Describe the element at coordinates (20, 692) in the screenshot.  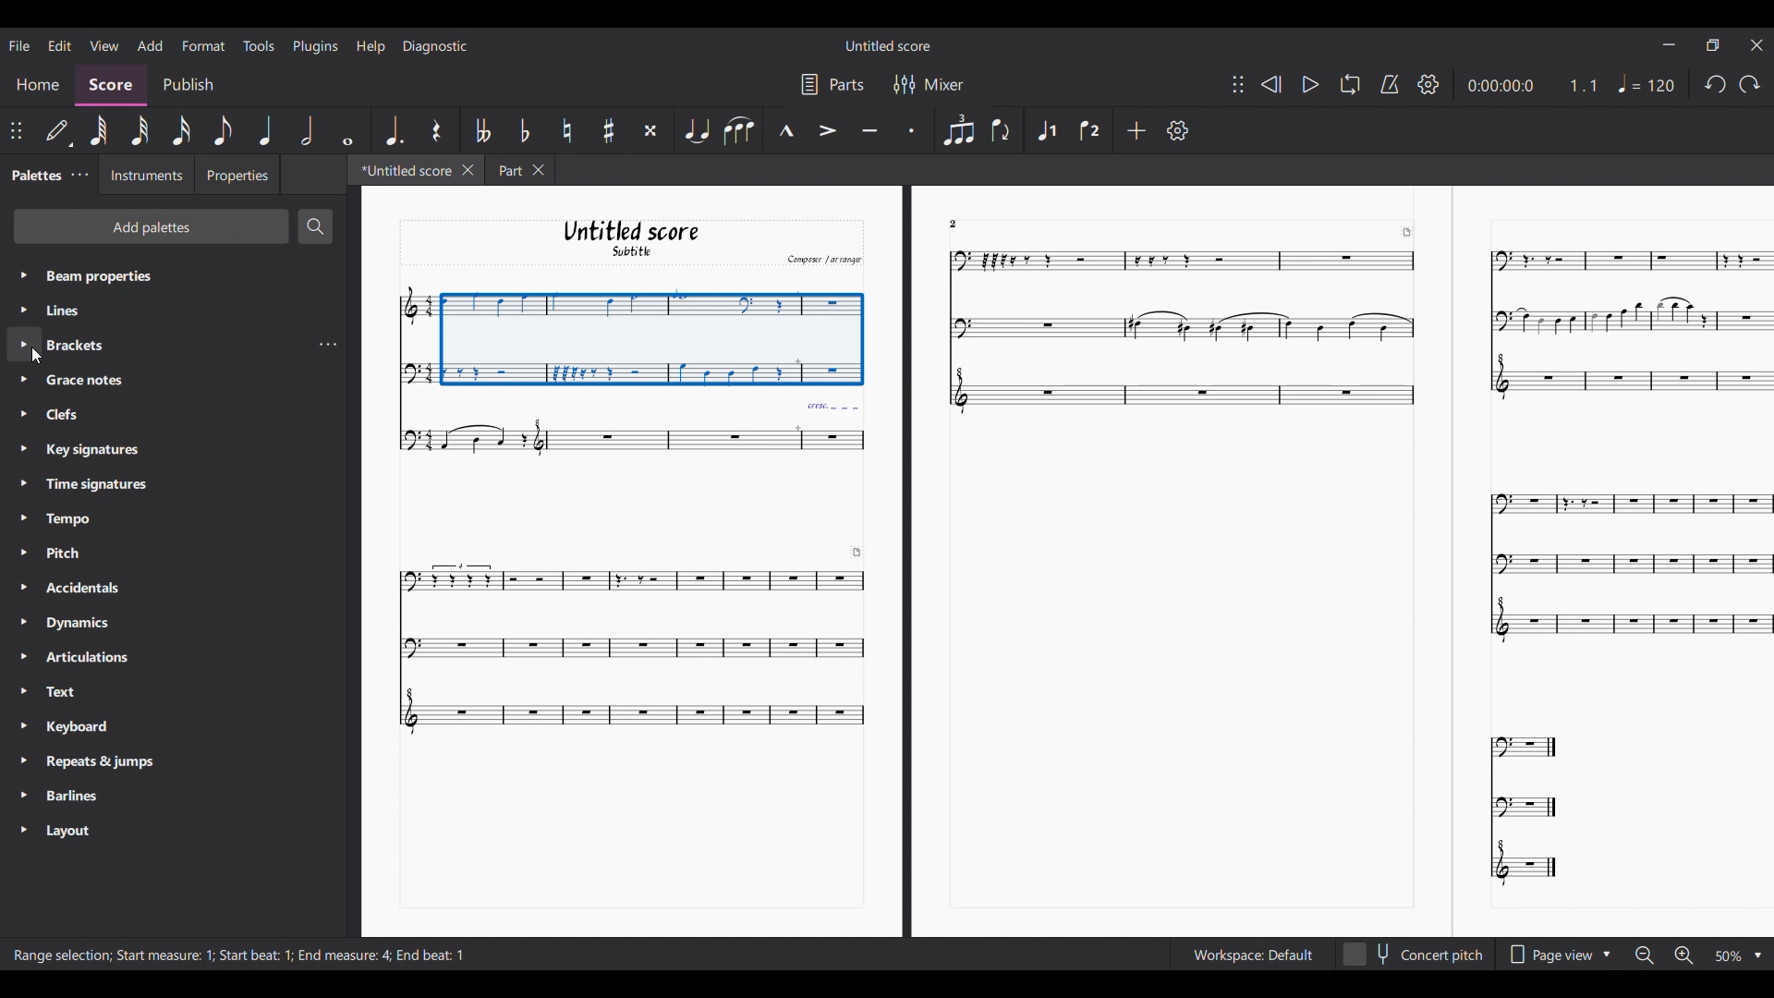
I see `` at that location.